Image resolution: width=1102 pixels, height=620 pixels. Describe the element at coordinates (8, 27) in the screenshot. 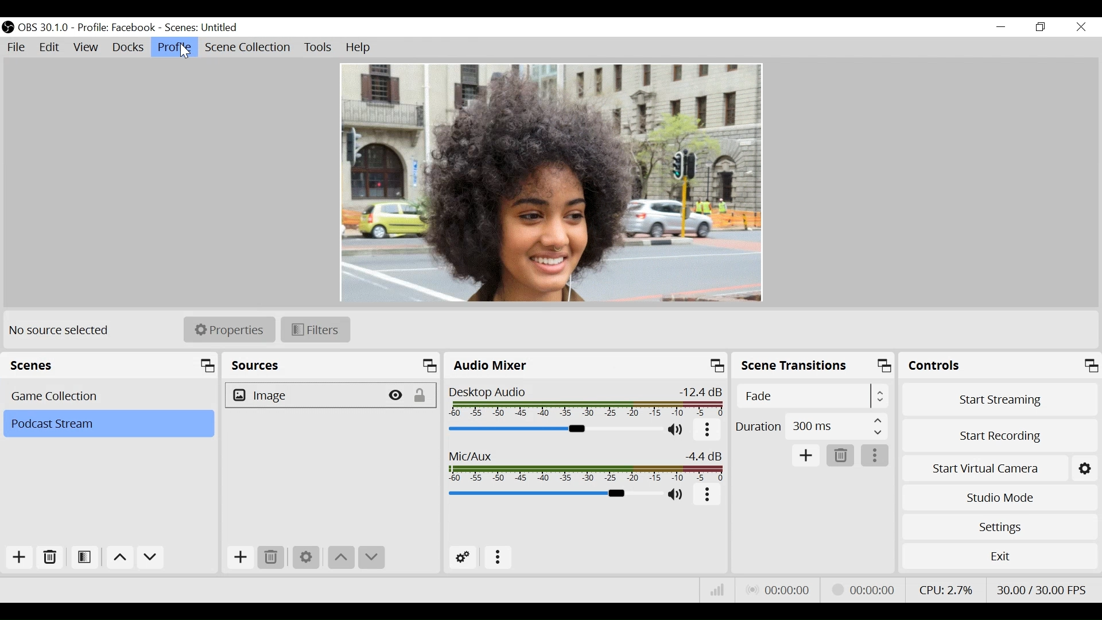

I see `OBS Studio Desktop Icon` at that location.